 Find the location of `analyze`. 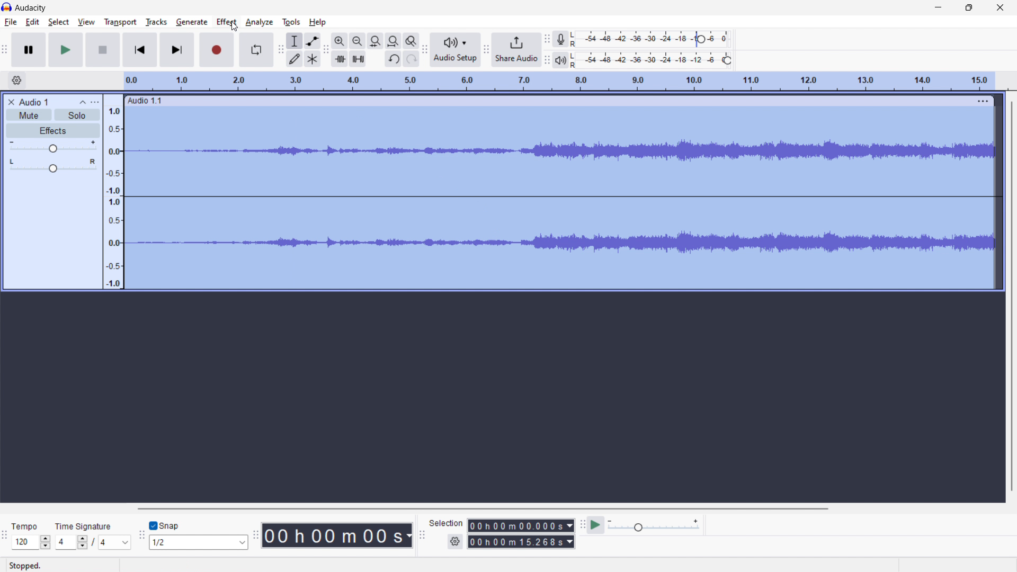

analyze is located at coordinates (260, 22).